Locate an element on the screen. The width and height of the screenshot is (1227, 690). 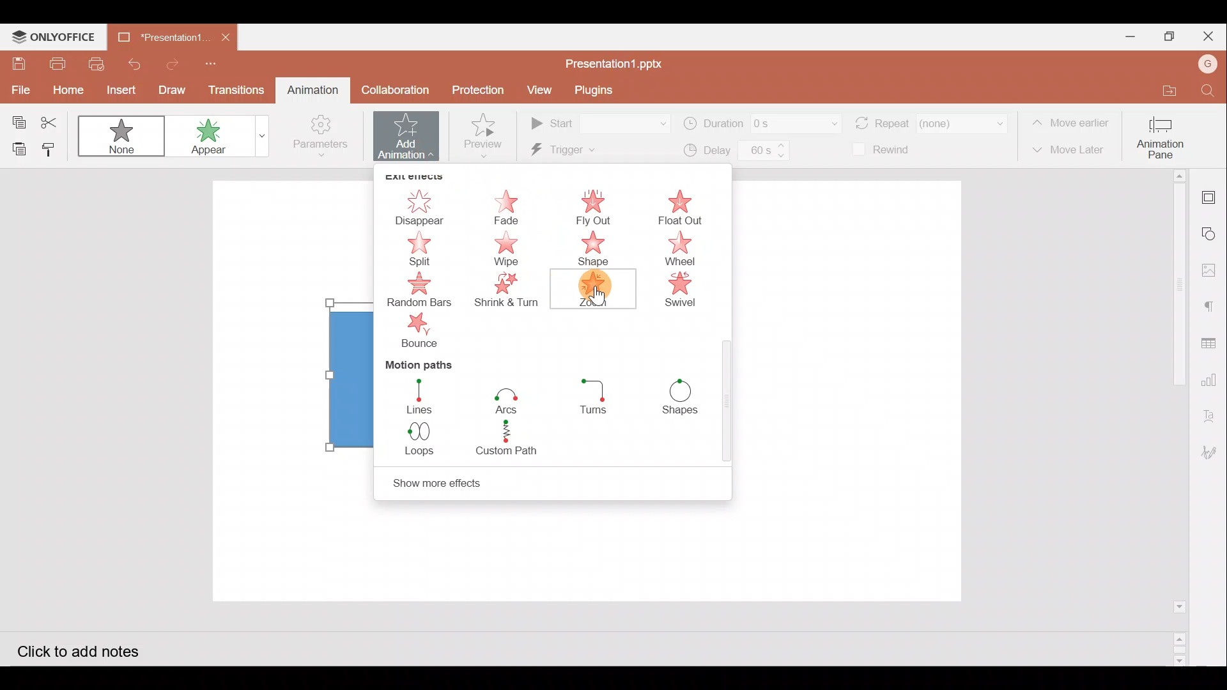
Show more effects is located at coordinates (475, 481).